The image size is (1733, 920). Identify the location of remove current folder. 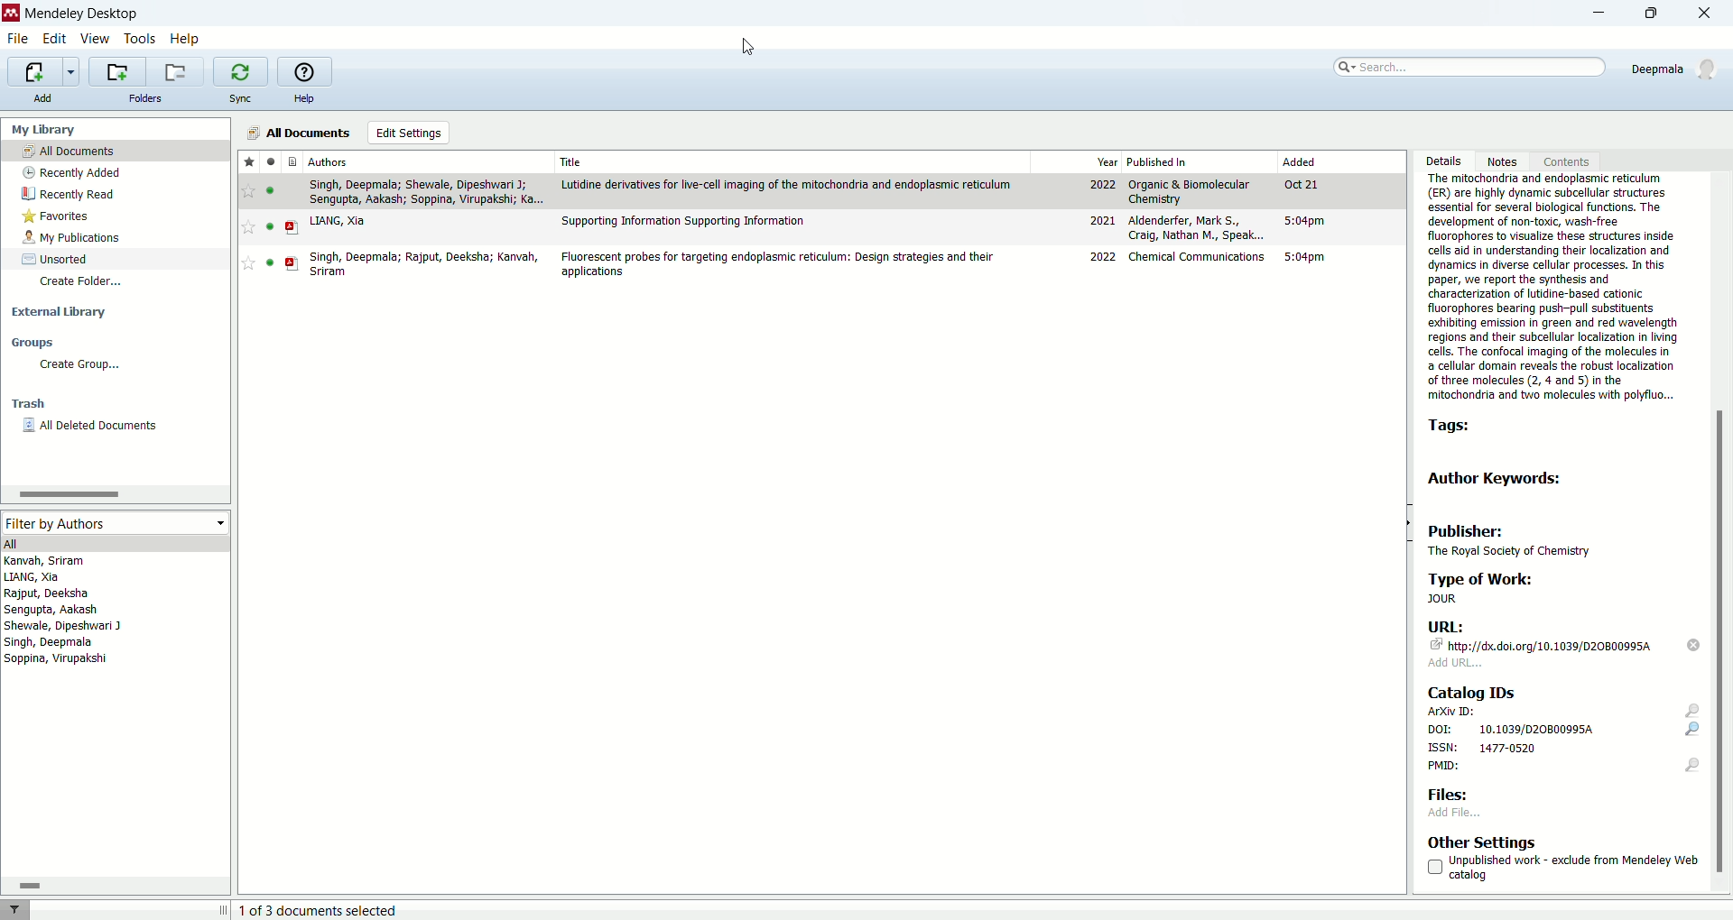
(174, 71).